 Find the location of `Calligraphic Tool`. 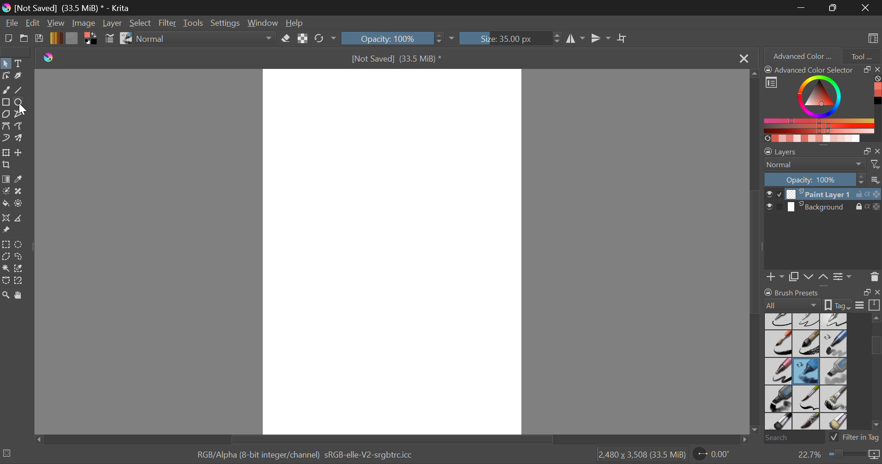

Calligraphic Tool is located at coordinates (20, 76).